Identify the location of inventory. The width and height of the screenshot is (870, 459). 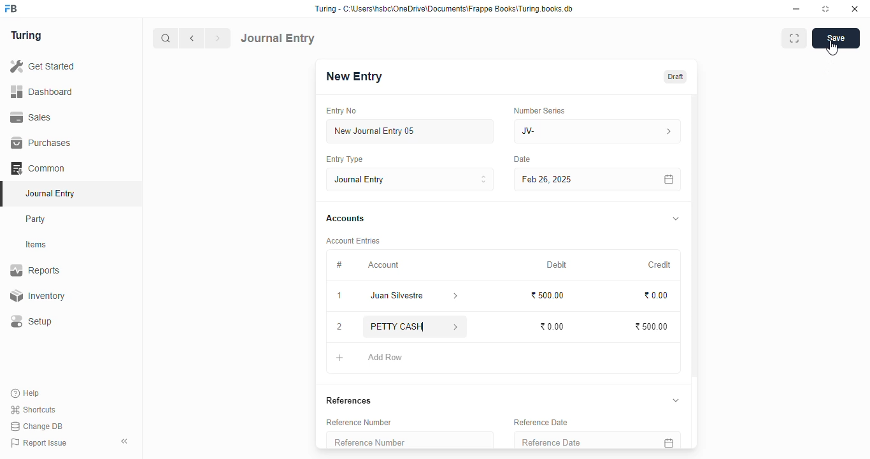
(37, 296).